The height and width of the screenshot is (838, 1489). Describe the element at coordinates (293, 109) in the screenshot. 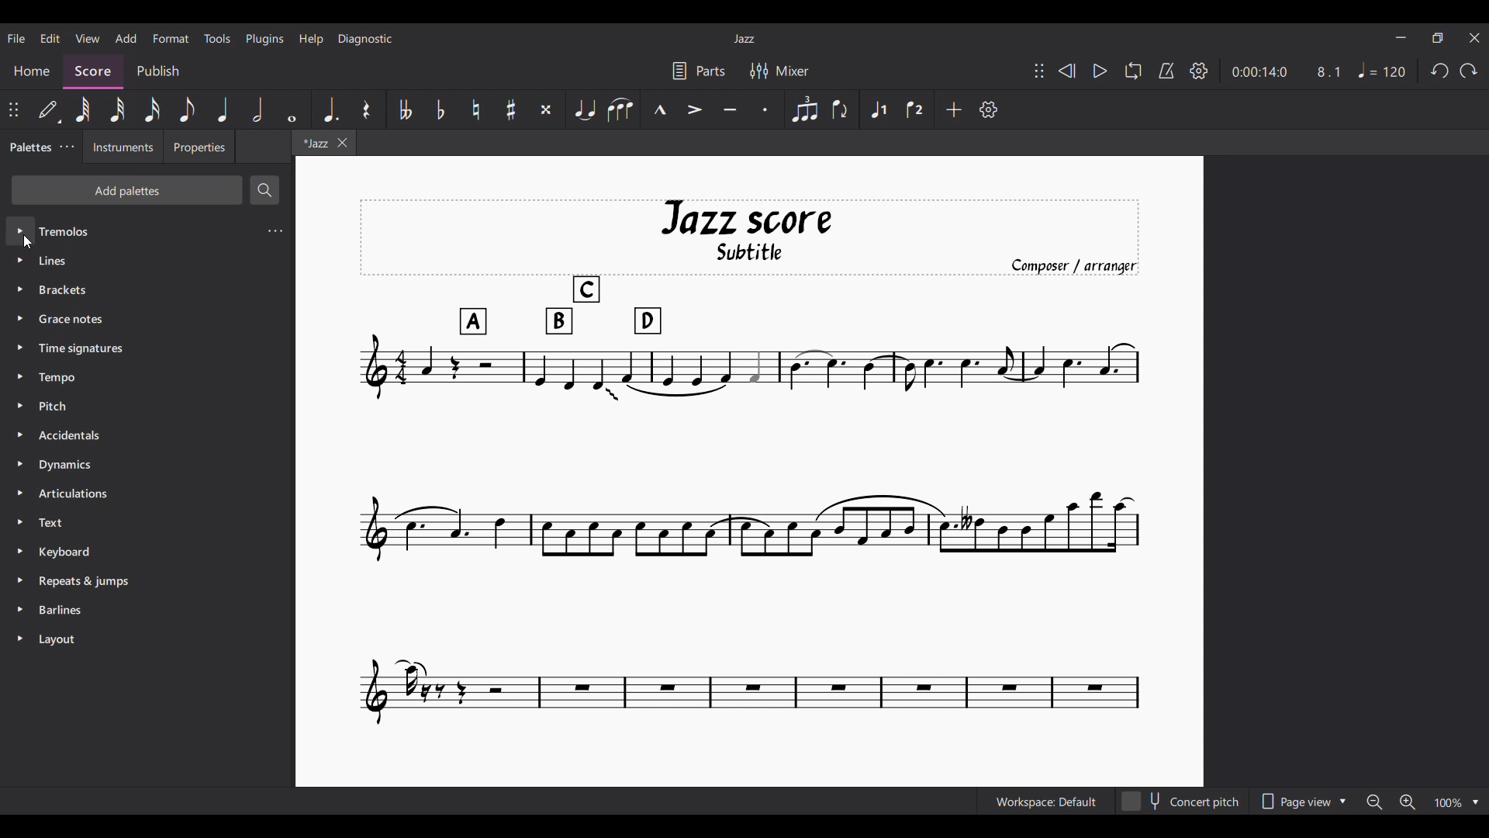

I see `Whole note` at that location.